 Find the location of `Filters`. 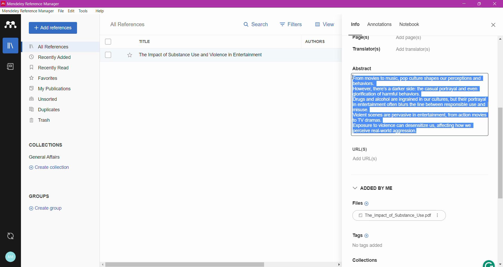

Filters is located at coordinates (292, 24).